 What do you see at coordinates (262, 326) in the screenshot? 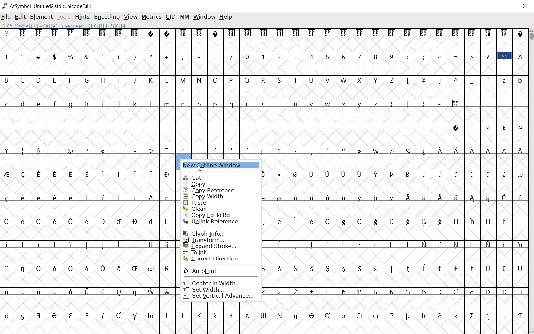
I see `empty glyph slot` at bounding box center [262, 326].